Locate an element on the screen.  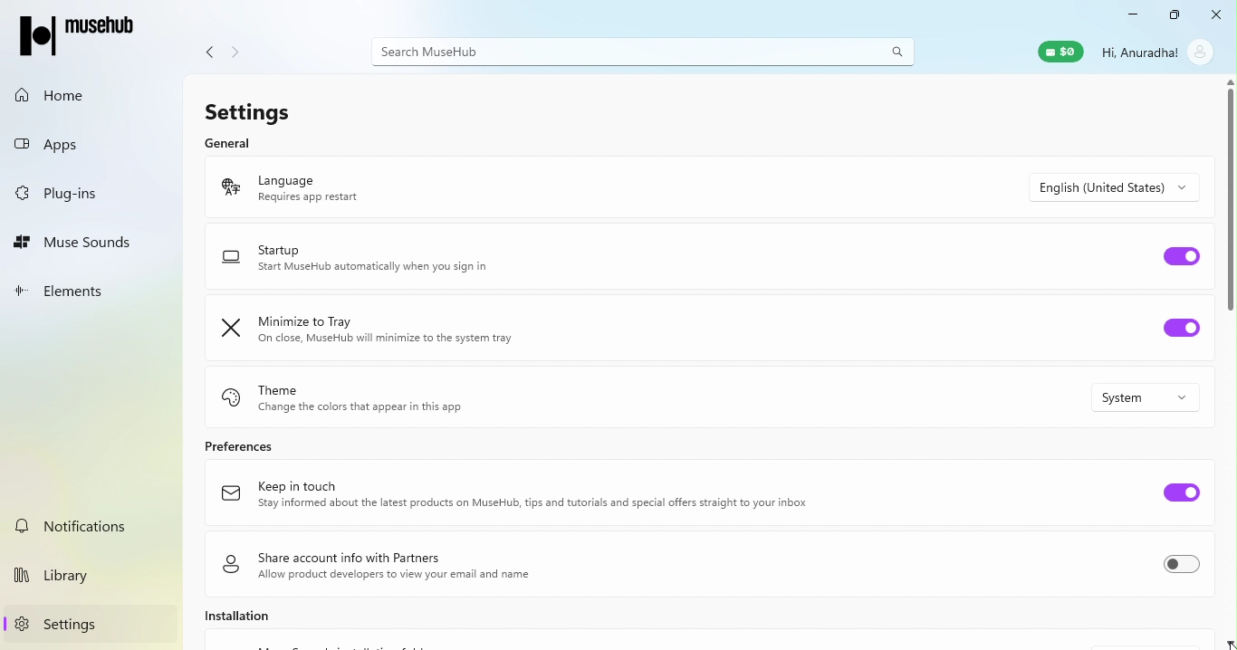
Settings is located at coordinates (252, 112).